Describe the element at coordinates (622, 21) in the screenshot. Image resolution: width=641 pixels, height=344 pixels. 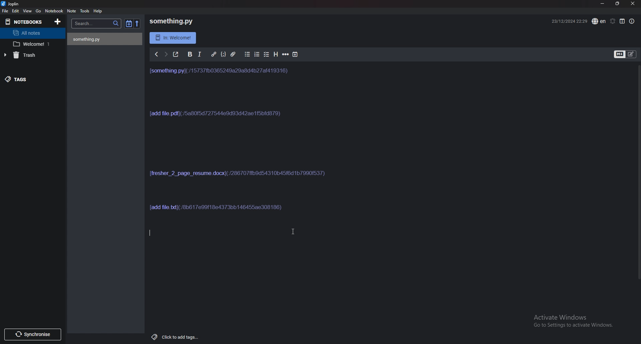
I see `toggle editor layout` at that location.